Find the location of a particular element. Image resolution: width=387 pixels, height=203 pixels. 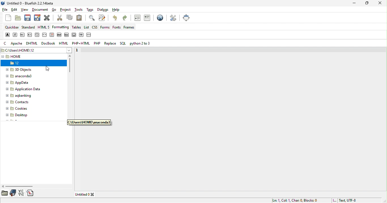

citation is located at coordinates (37, 35).